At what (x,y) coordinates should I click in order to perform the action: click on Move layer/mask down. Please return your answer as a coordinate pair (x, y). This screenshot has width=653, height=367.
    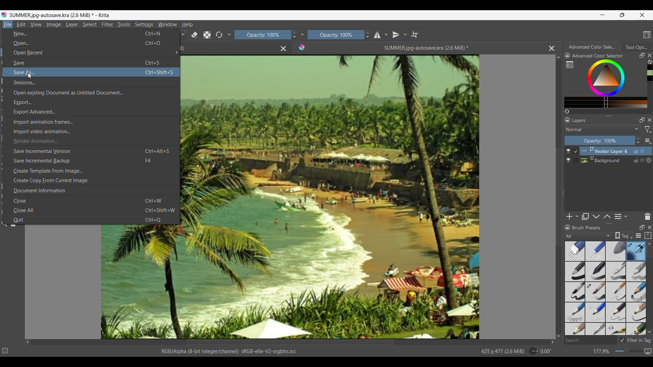
    Looking at the image, I should click on (596, 216).